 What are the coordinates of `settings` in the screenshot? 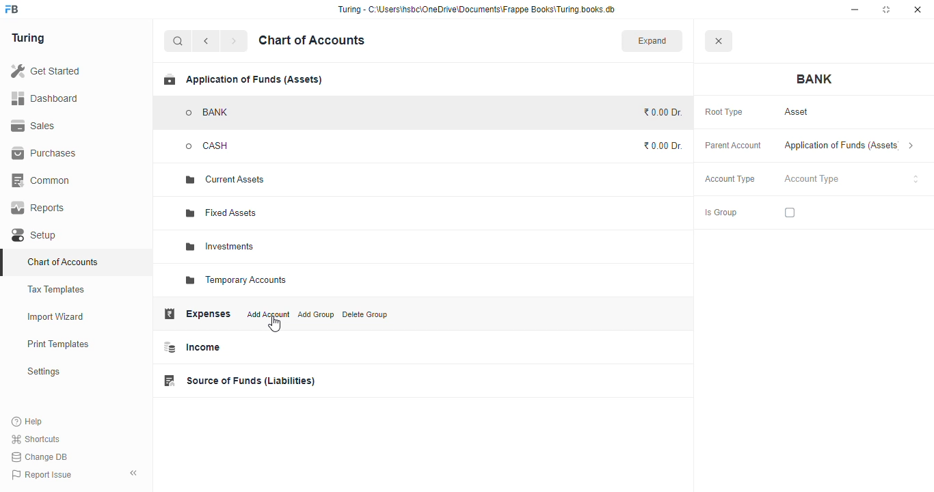 It's located at (43, 371).